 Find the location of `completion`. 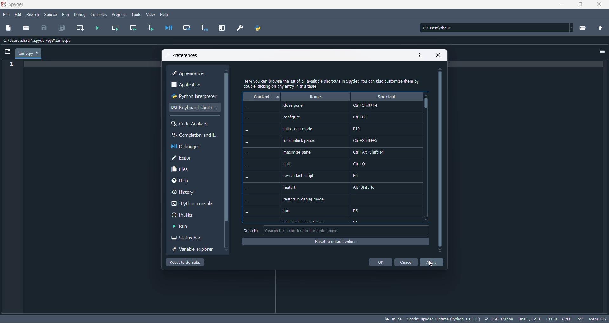

completion is located at coordinates (194, 136).